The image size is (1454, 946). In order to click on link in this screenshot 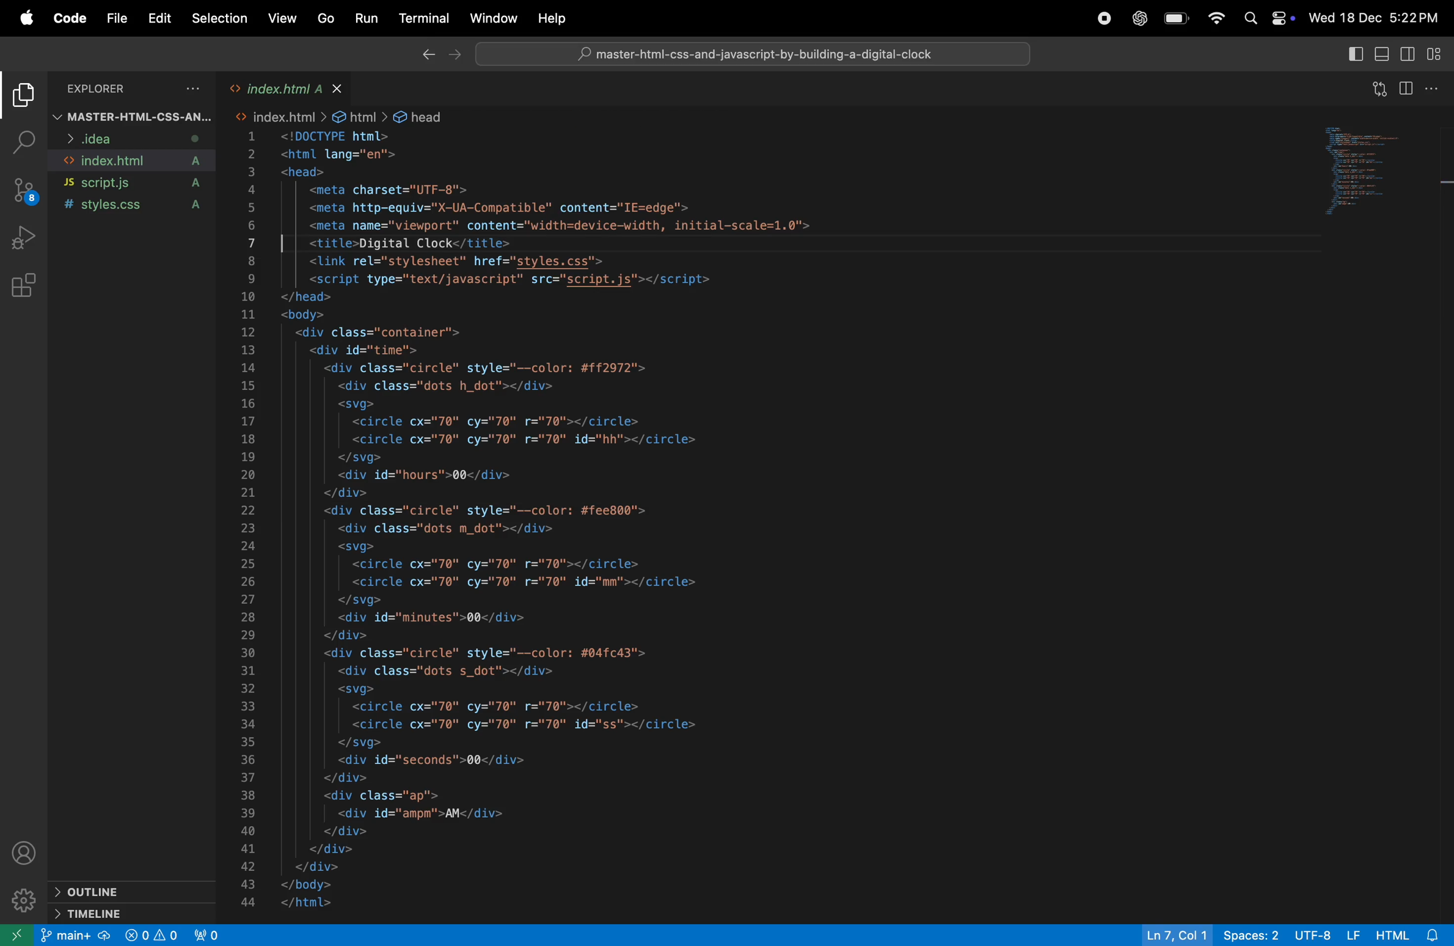, I will do `click(282, 115)`.